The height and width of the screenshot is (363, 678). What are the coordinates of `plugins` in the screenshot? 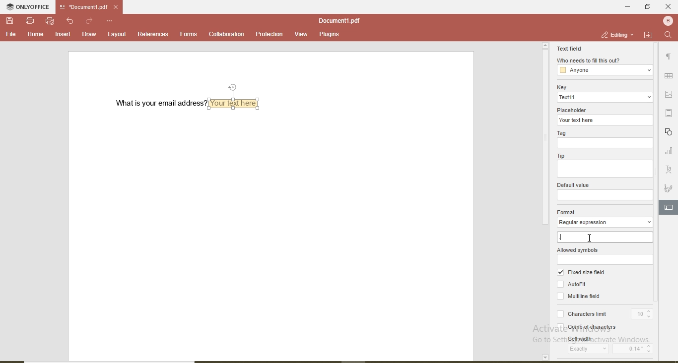 It's located at (329, 35).